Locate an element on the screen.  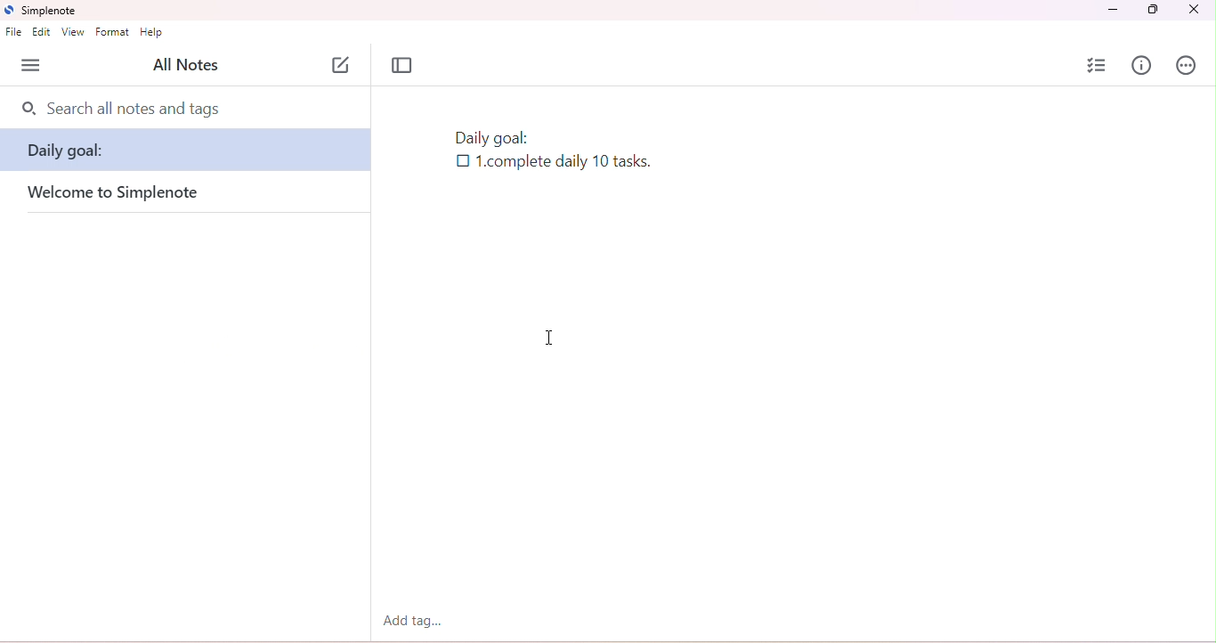
file is located at coordinates (14, 32).